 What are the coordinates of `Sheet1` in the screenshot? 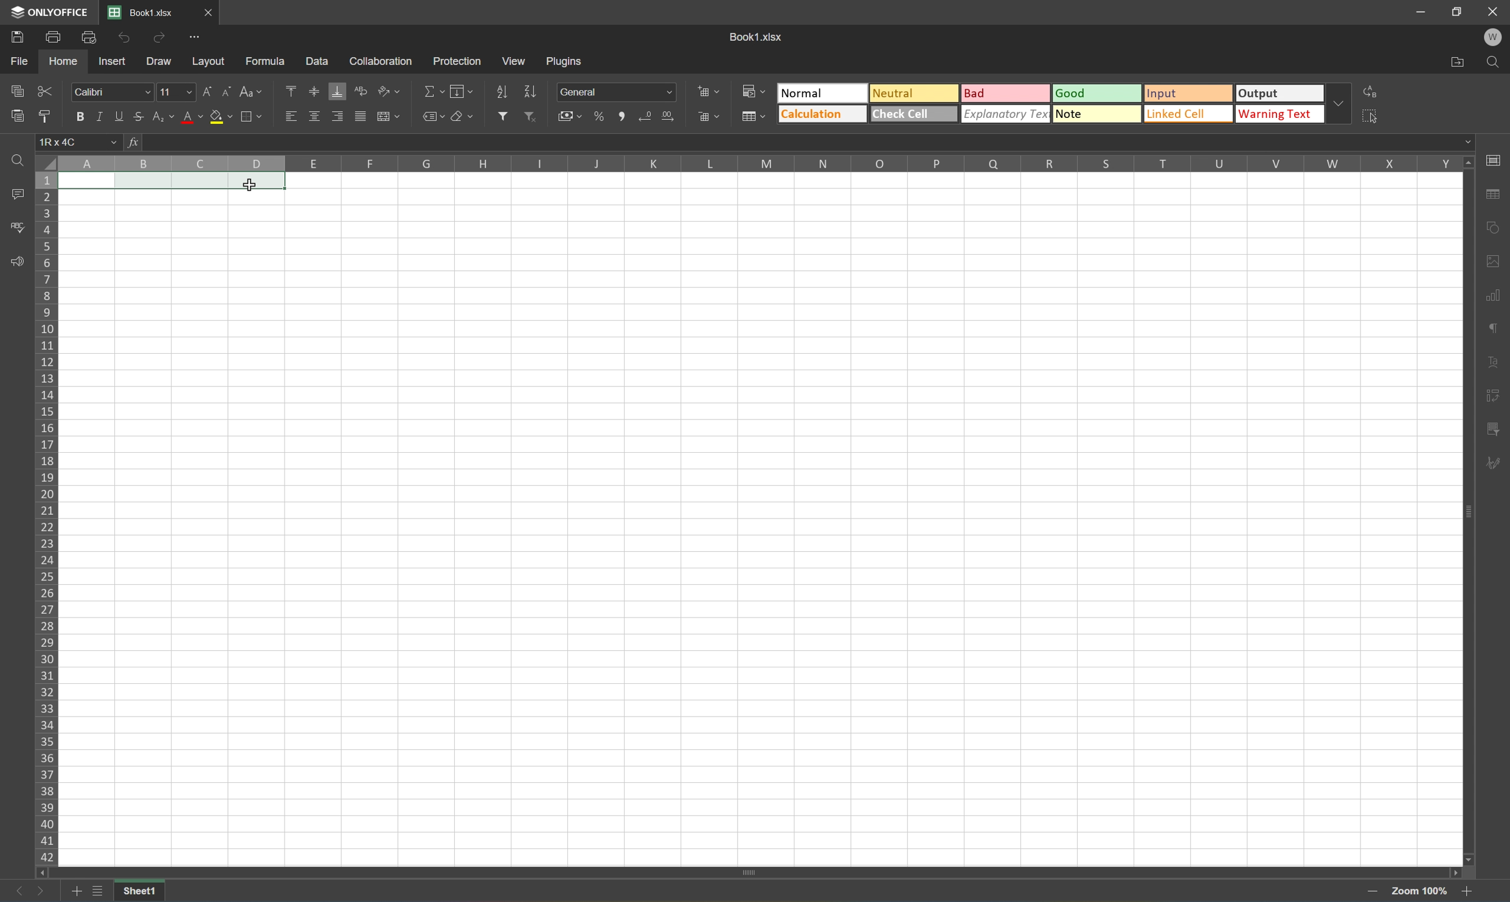 It's located at (141, 892).